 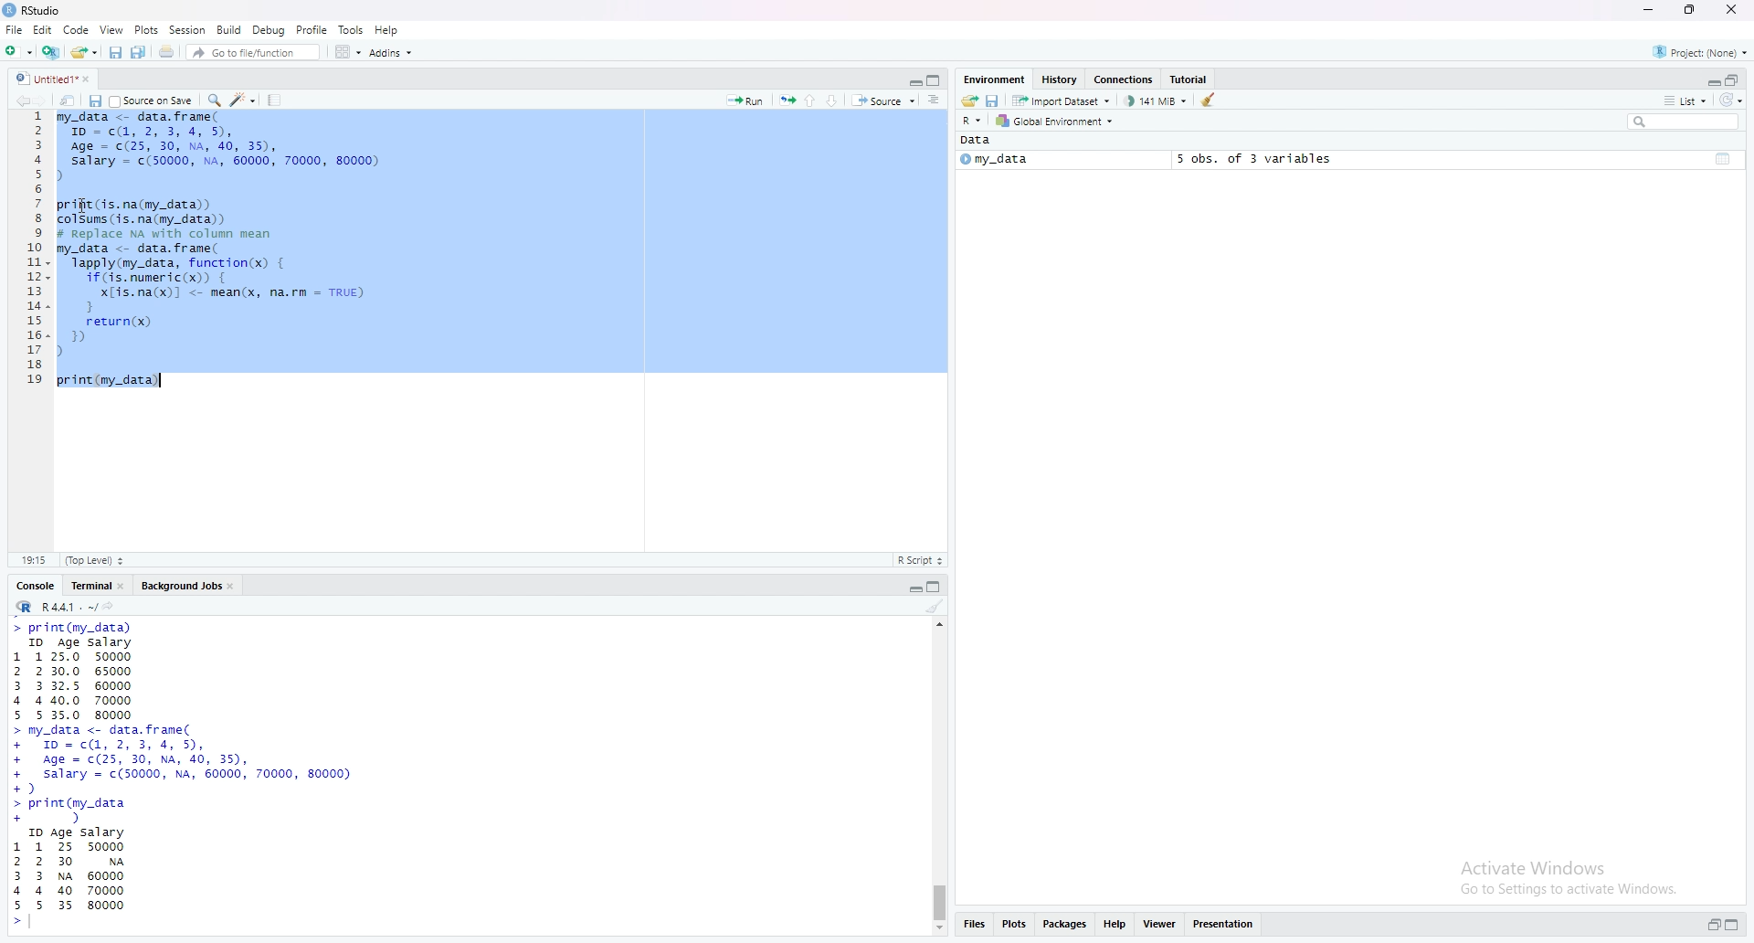 I want to click on code tools, so click(x=243, y=99).